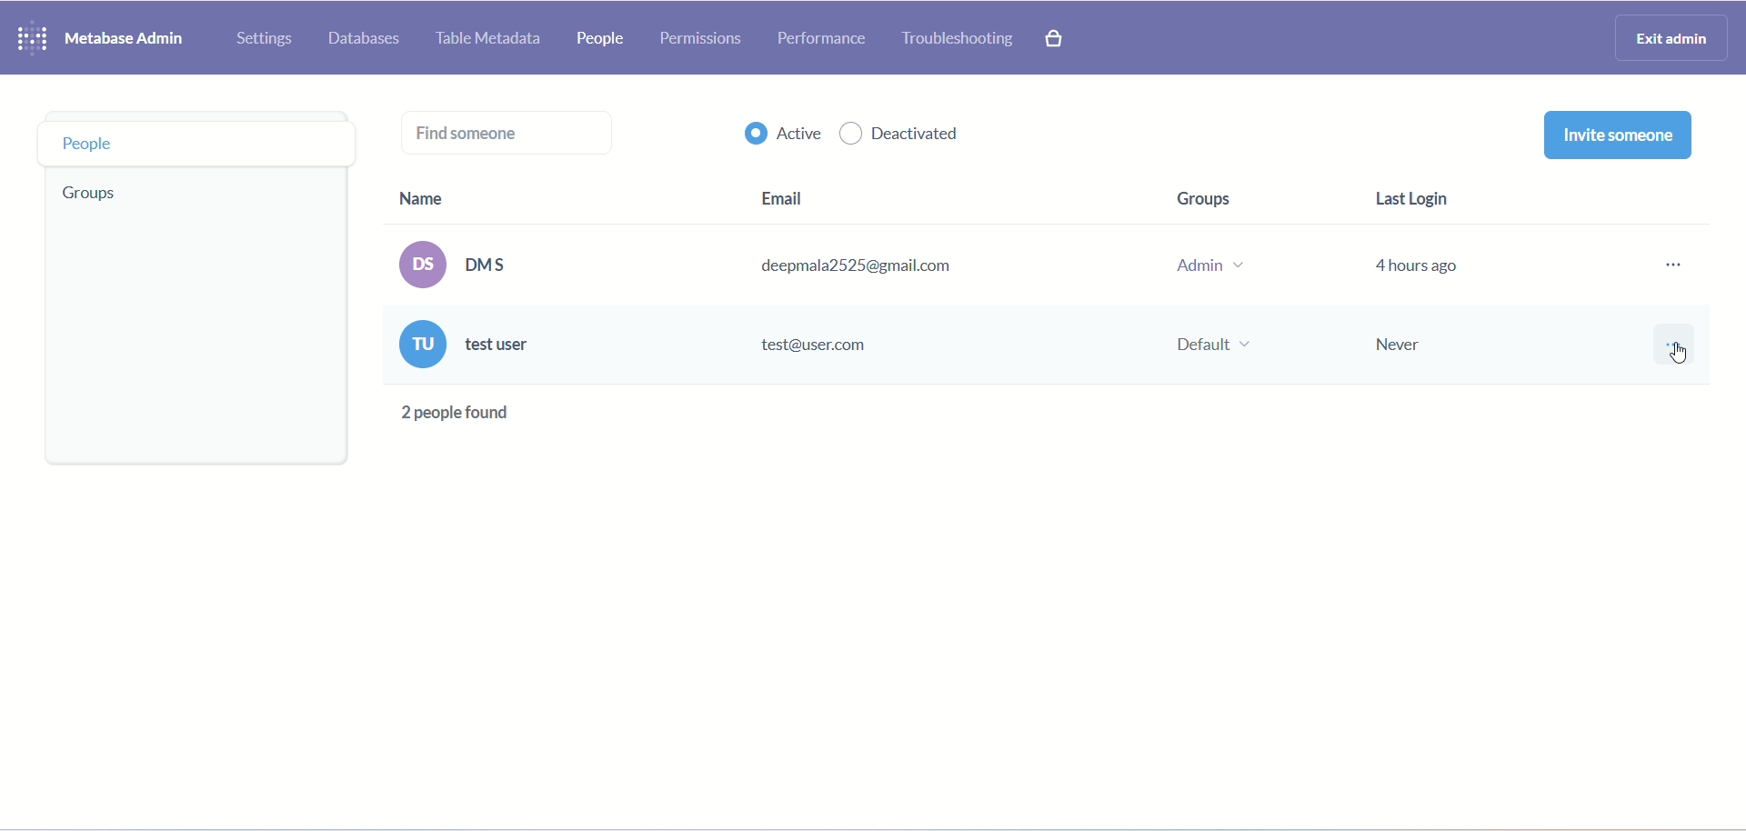  What do you see at coordinates (1219, 195) in the screenshot?
I see `groups` at bounding box center [1219, 195].